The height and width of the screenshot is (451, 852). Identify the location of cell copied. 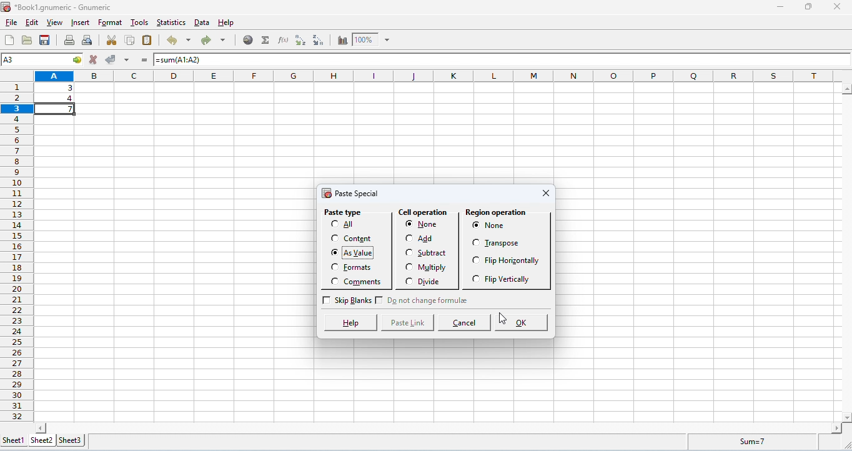
(56, 108).